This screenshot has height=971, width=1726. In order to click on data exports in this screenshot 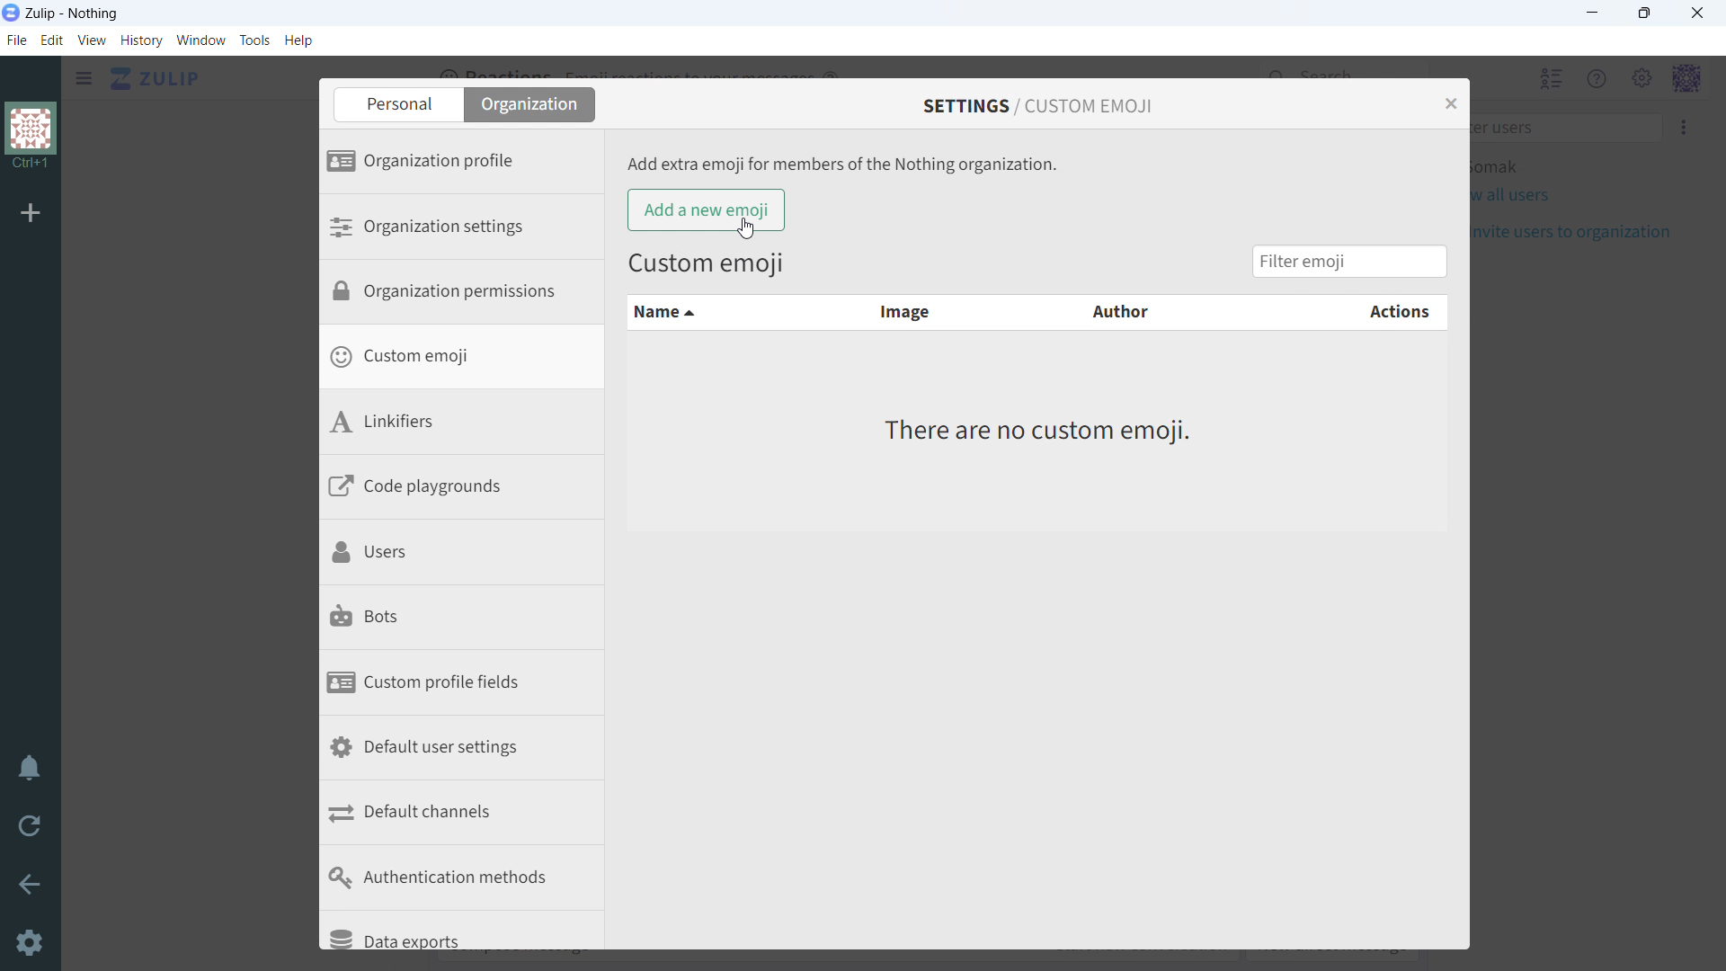, I will do `click(460, 931)`.